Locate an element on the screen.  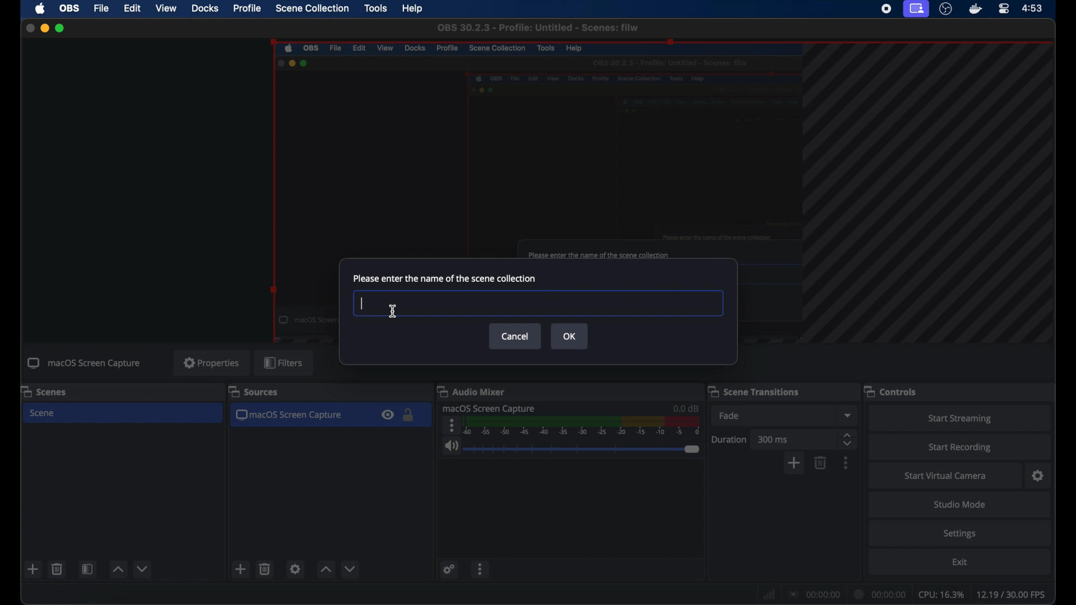
OBS 30.2.3 - Profile: Untitled -Scenes : filw is located at coordinates (537, 27).